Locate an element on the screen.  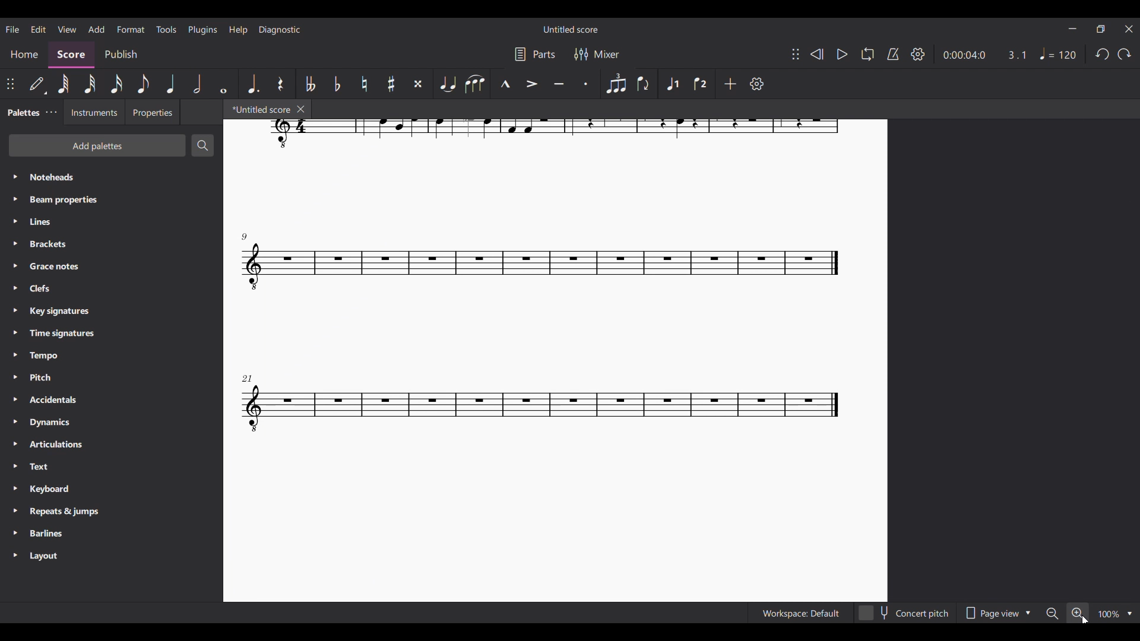
Play is located at coordinates (843, 55).